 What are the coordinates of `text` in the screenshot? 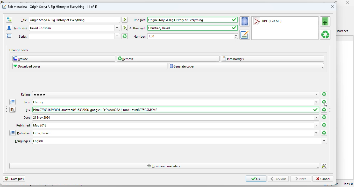 It's located at (138, 28).